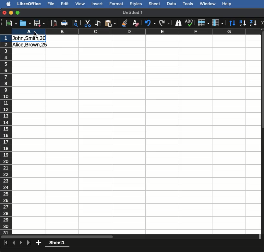  What do you see at coordinates (262, 22) in the screenshot?
I see `More` at bounding box center [262, 22].